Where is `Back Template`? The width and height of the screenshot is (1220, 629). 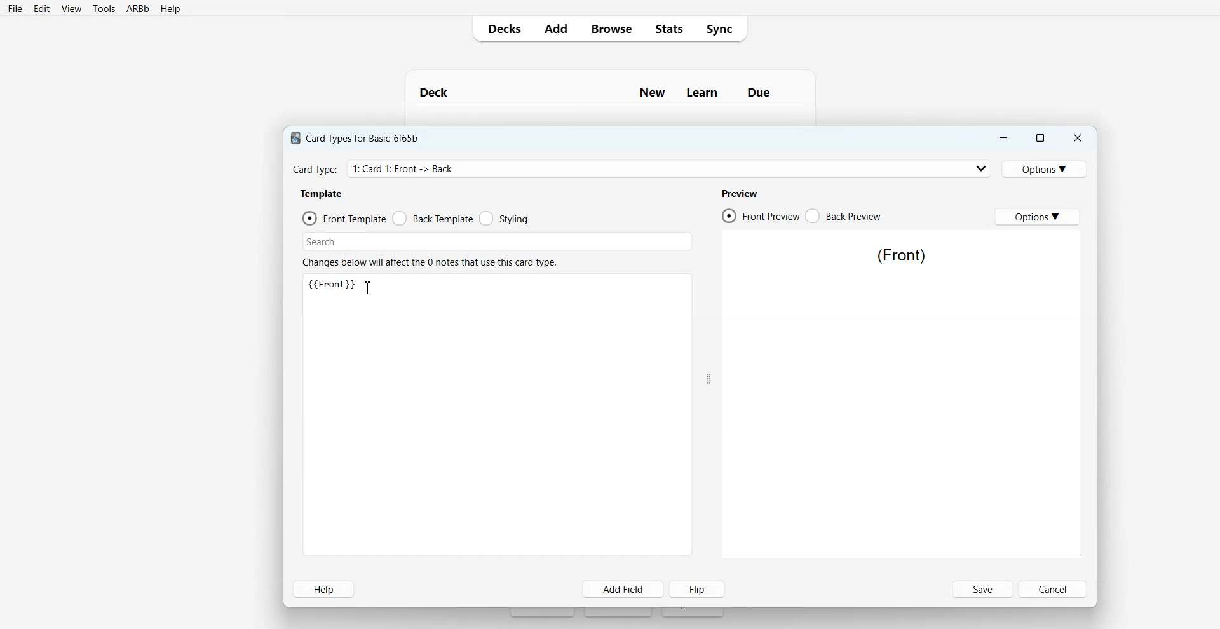 Back Template is located at coordinates (433, 217).